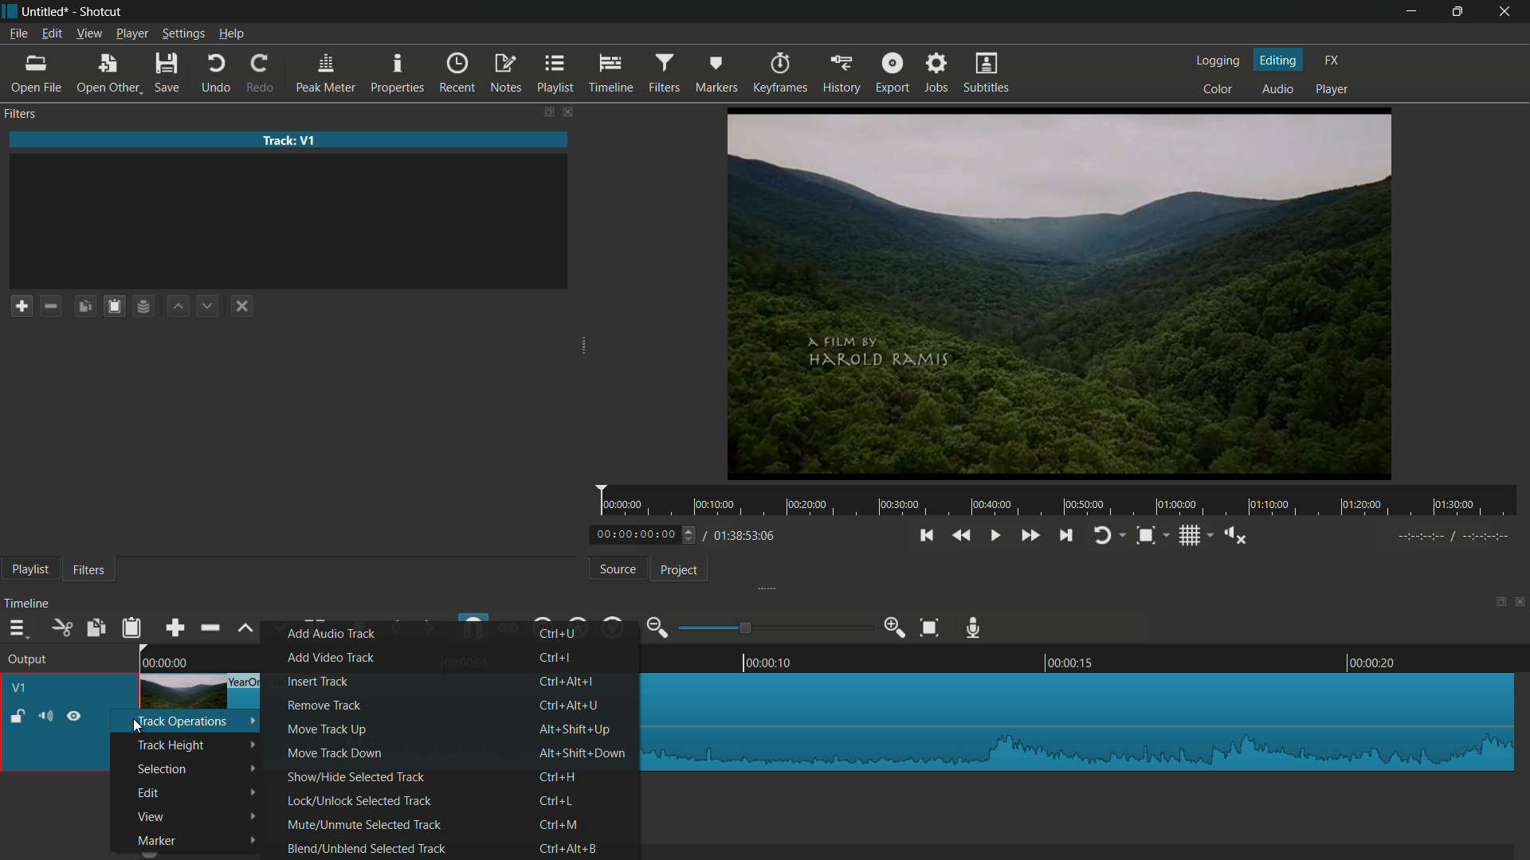 This screenshot has height=860, width=1530. Describe the element at coordinates (106, 74) in the screenshot. I see `open other` at that location.